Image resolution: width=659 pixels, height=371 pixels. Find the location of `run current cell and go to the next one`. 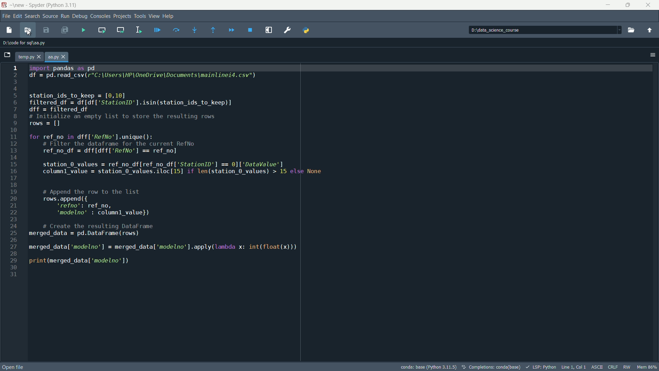

run current cell and go to the next one is located at coordinates (121, 30).